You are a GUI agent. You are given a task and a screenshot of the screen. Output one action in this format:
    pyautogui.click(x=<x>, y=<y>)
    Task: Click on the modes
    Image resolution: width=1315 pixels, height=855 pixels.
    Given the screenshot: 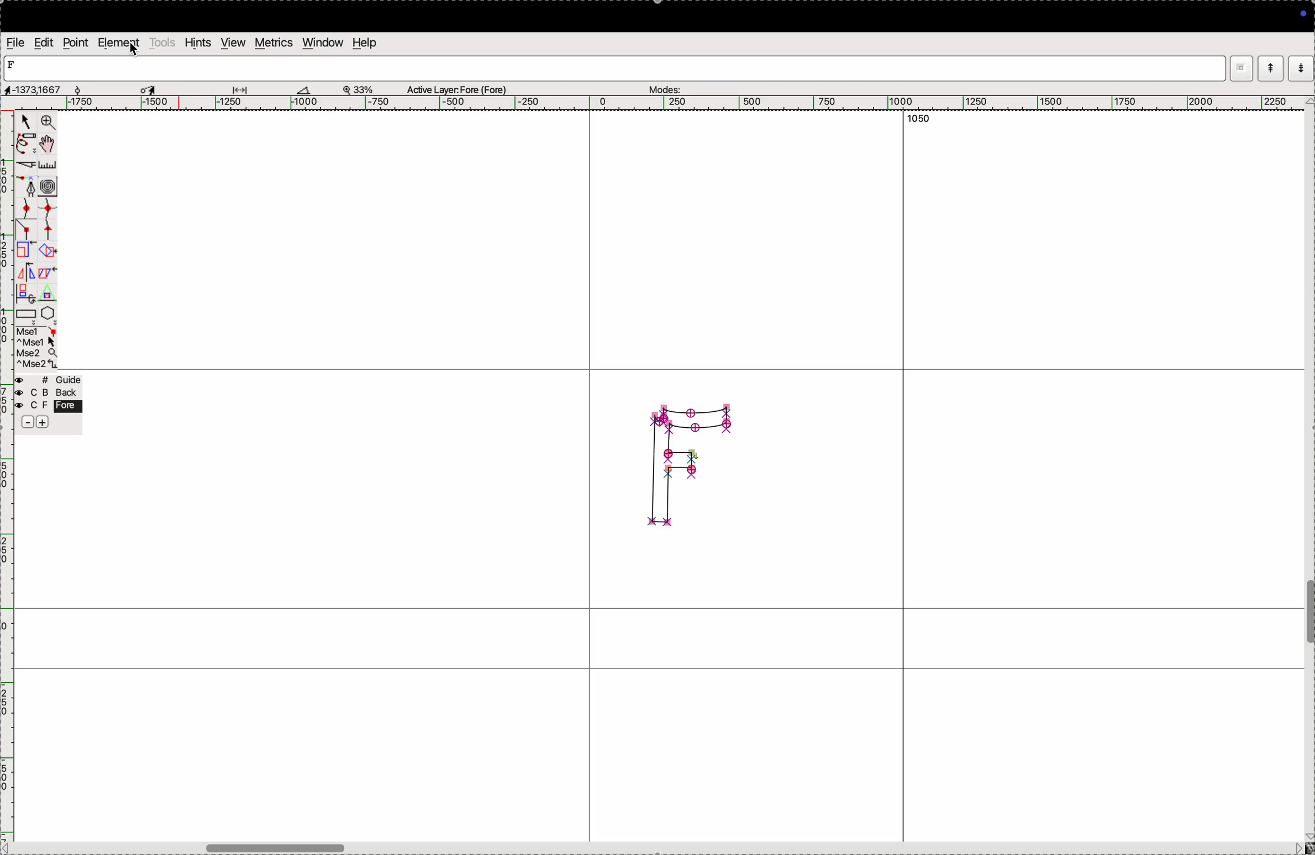 What is the action you would take?
    pyautogui.click(x=664, y=87)
    